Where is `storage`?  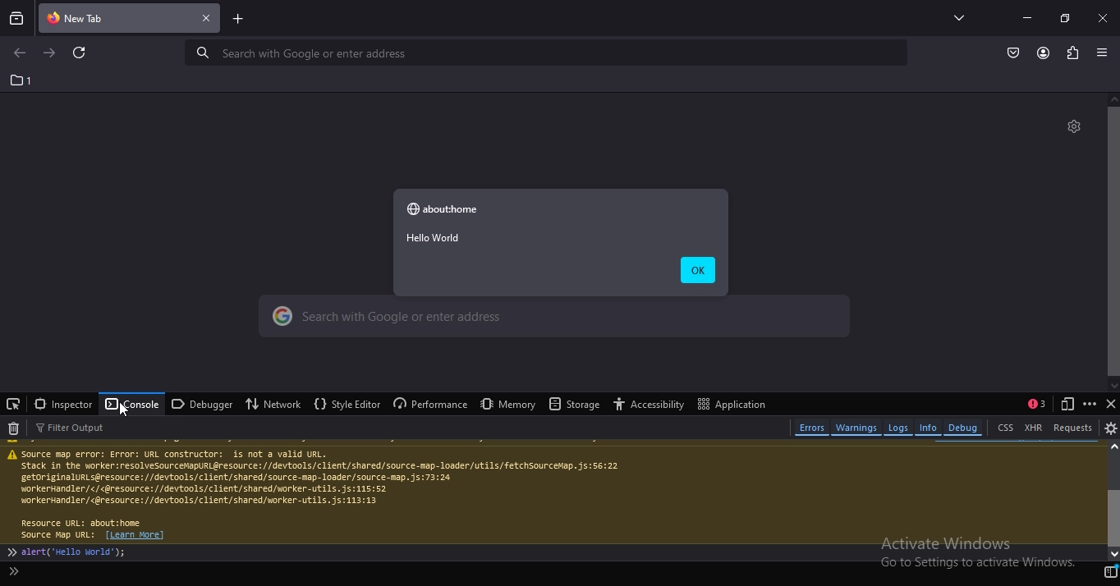
storage is located at coordinates (576, 405).